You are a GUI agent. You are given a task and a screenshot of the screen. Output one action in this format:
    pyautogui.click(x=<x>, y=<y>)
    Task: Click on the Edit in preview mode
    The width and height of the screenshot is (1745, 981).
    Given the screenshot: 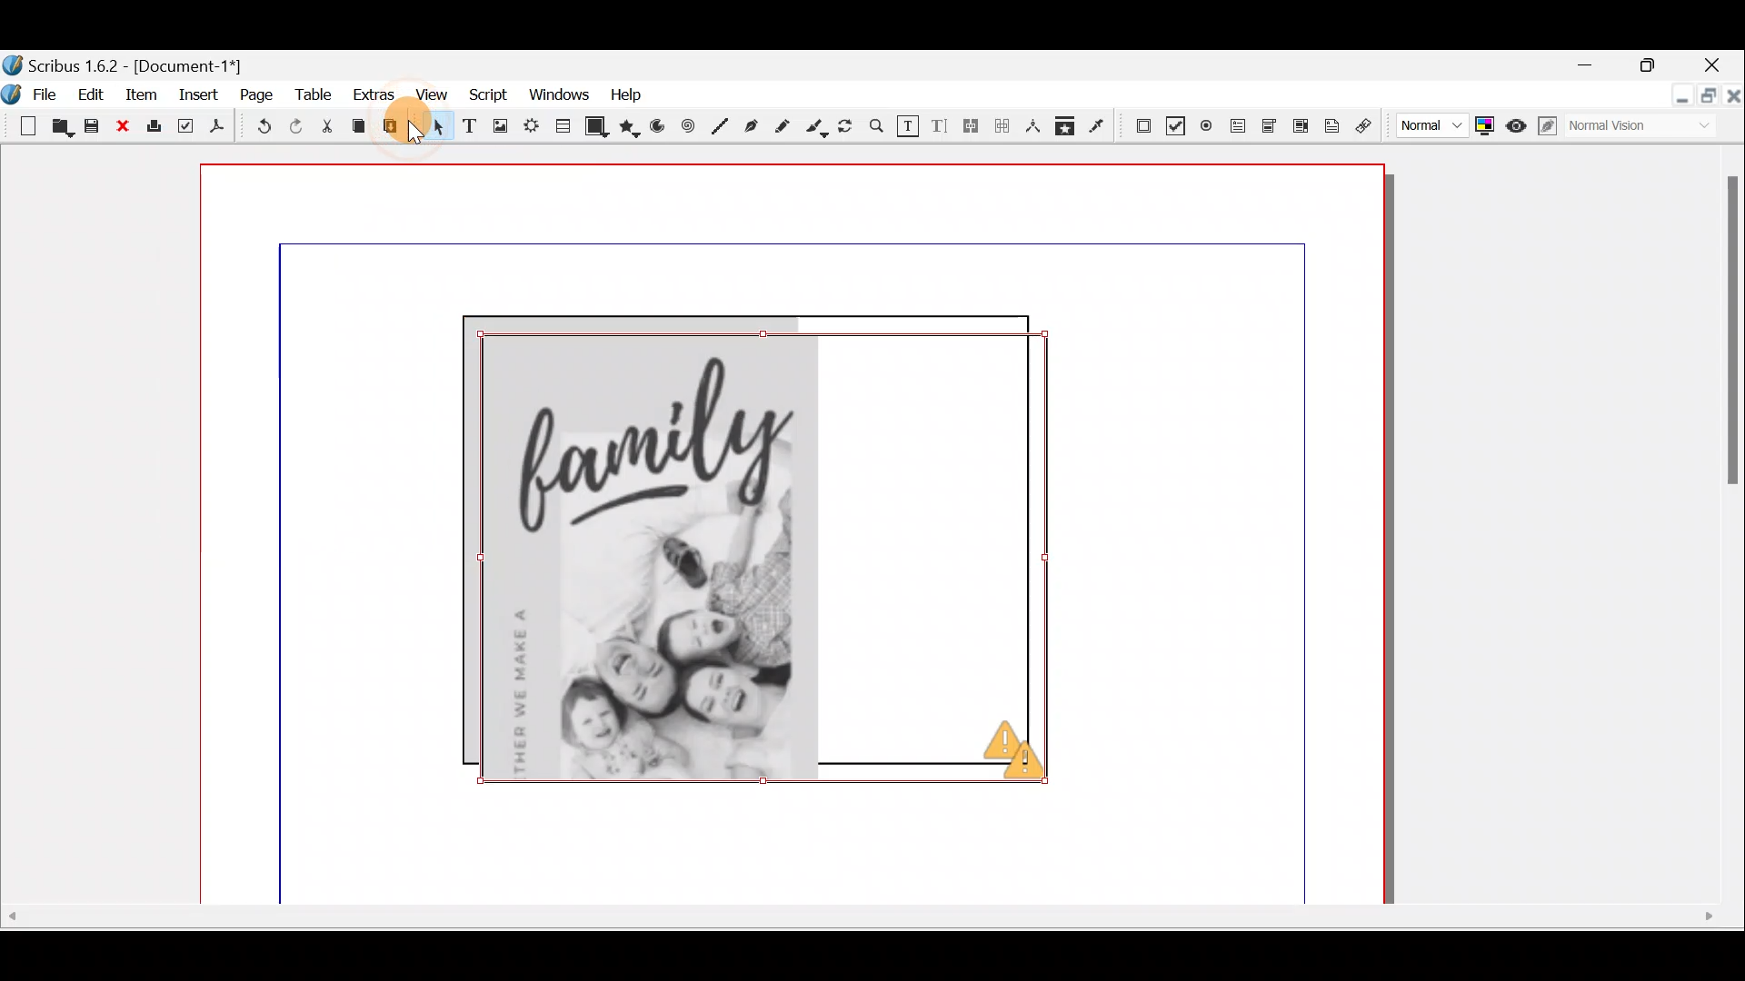 What is the action you would take?
    pyautogui.click(x=1551, y=129)
    